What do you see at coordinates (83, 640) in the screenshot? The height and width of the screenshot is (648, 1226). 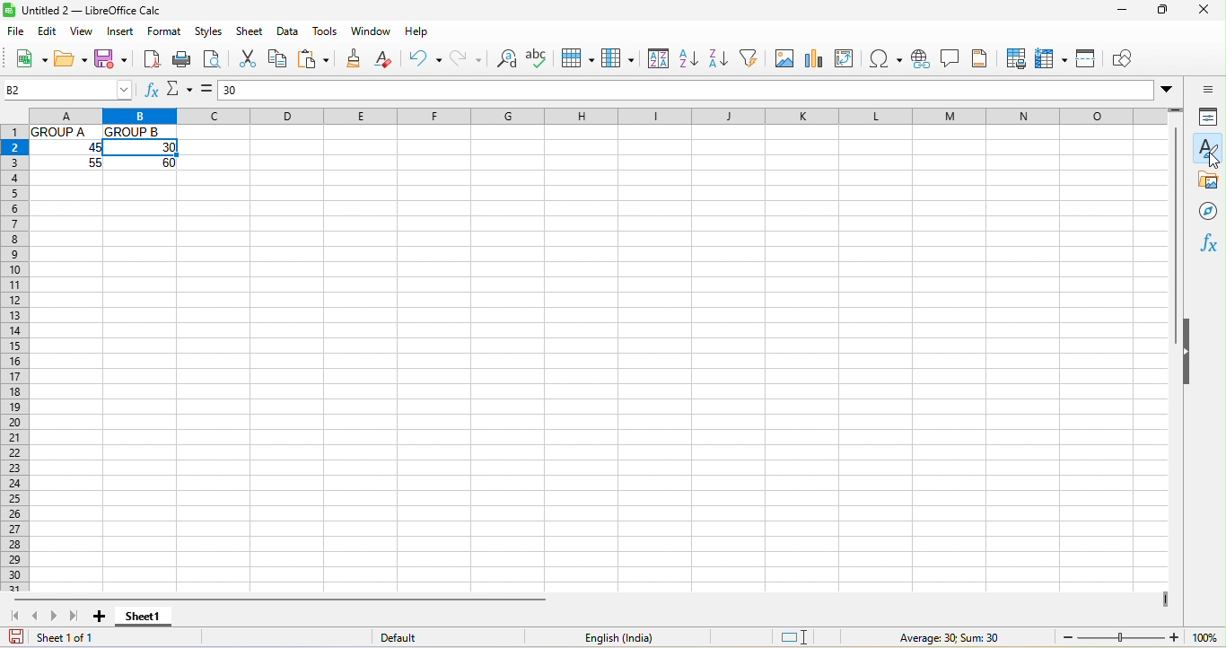 I see `sheet 1 of 1` at bounding box center [83, 640].